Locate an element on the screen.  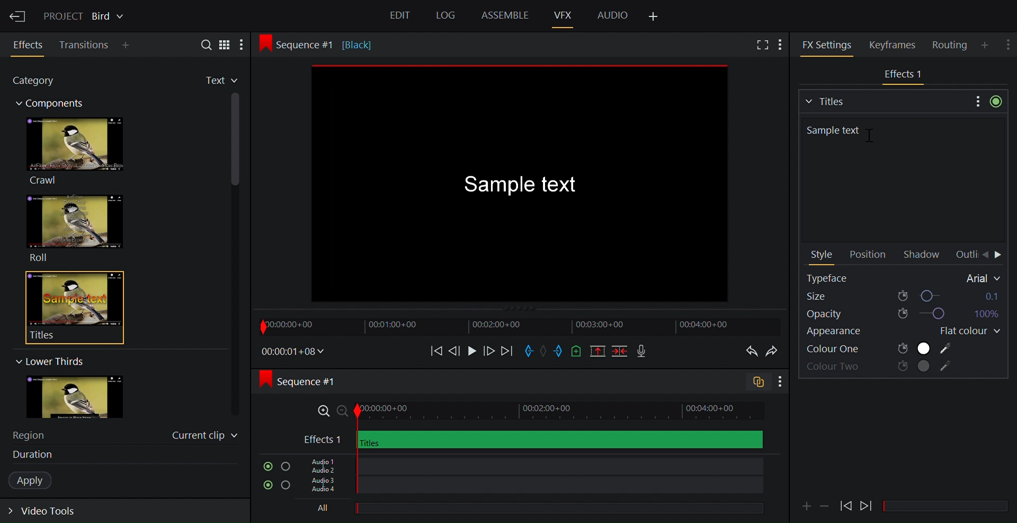
Expand video tools is located at coordinates (49, 513).